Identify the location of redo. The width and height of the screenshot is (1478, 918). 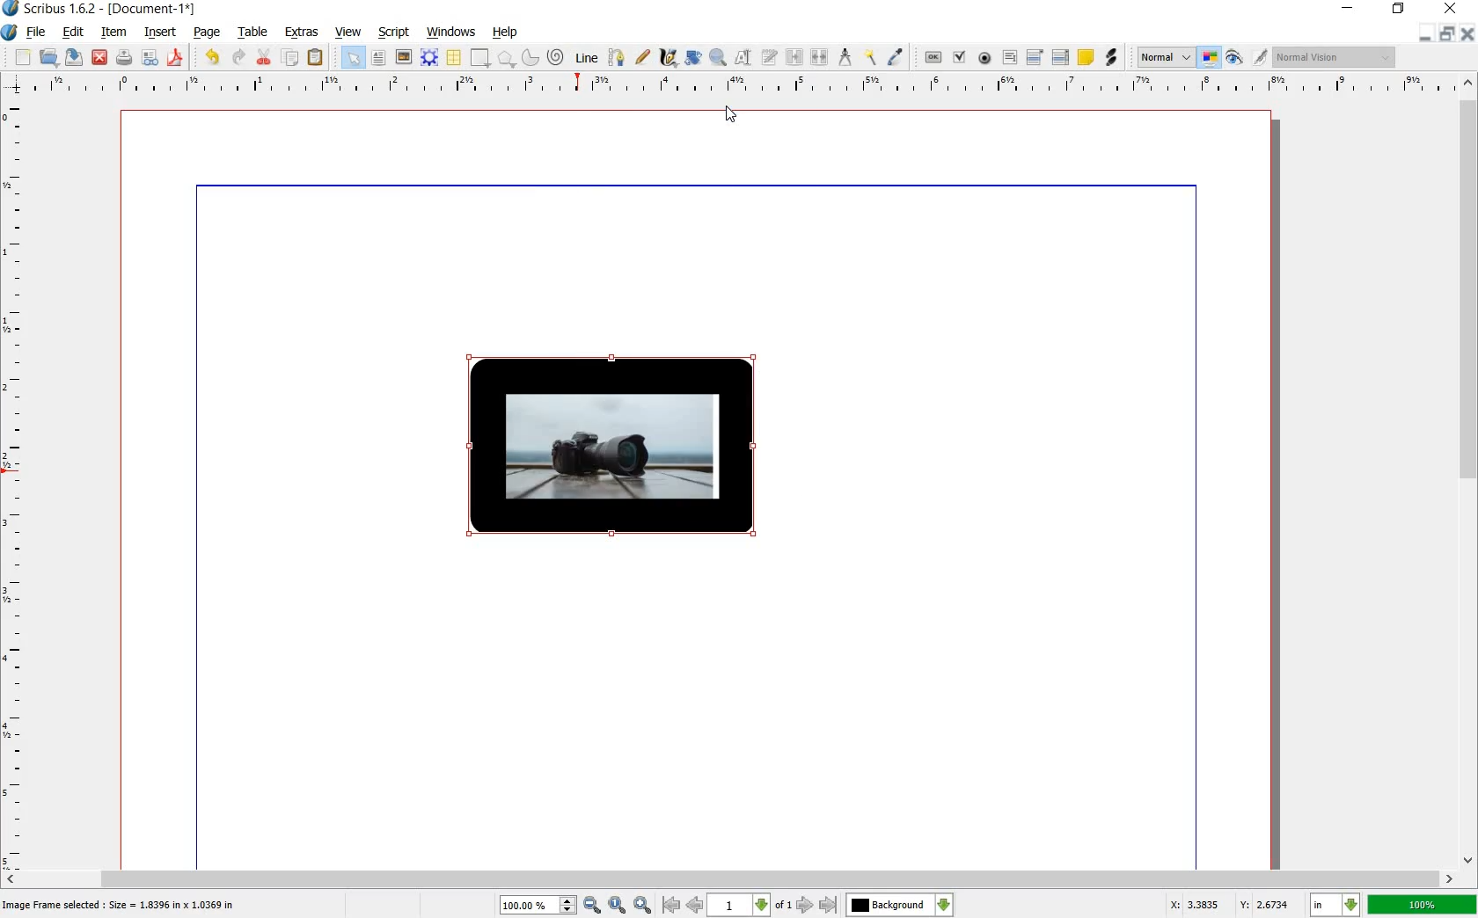
(238, 58).